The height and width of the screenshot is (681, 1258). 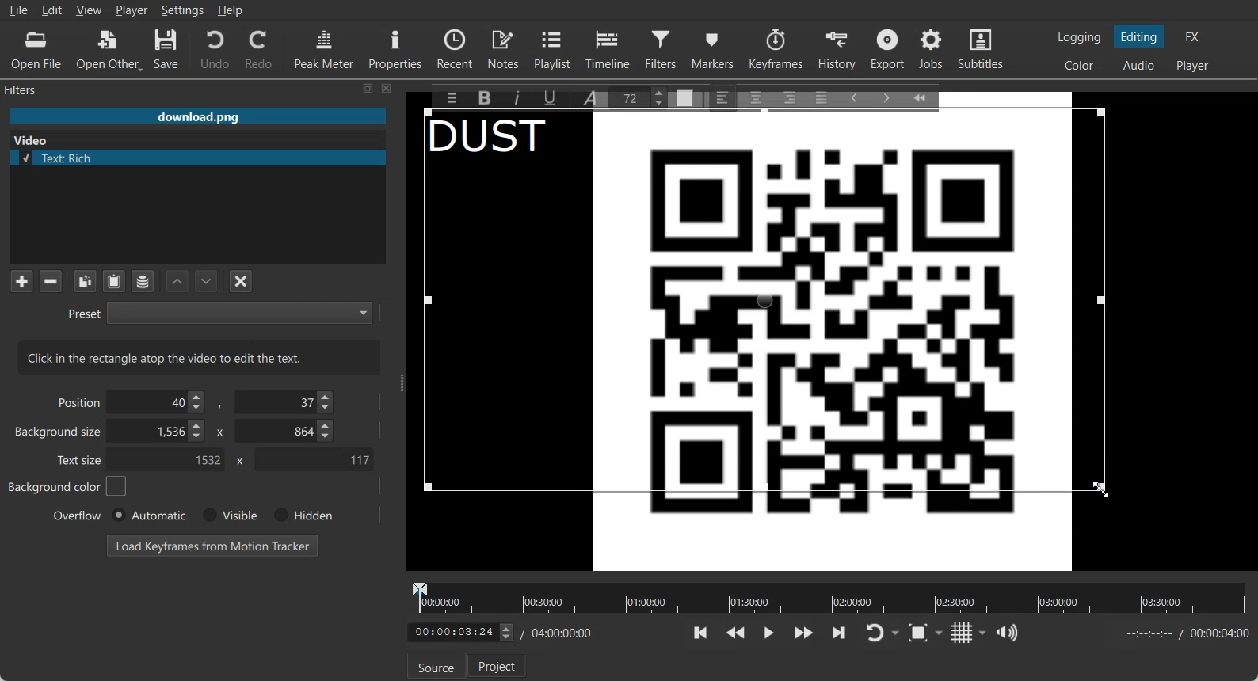 What do you see at coordinates (177, 282) in the screenshot?
I see `Move Filter up` at bounding box center [177, 282].